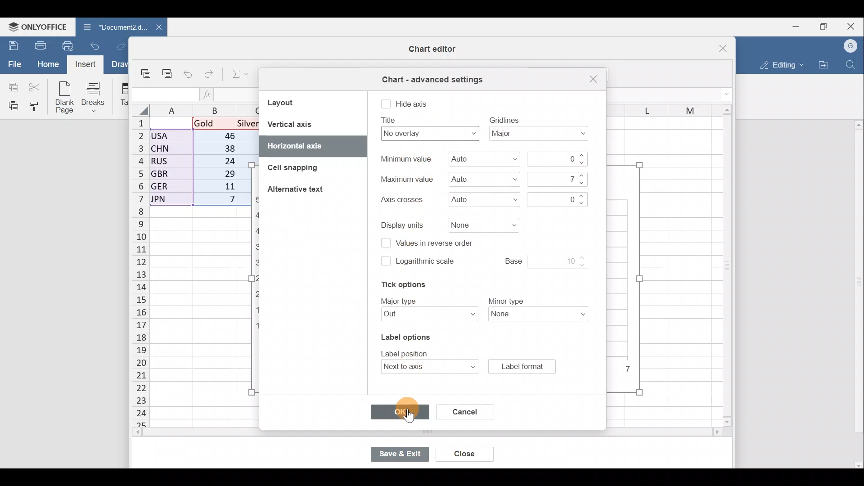 This screenshot has height=486, width=864. I want to click on Cursor on Insert, so click(84, 64).